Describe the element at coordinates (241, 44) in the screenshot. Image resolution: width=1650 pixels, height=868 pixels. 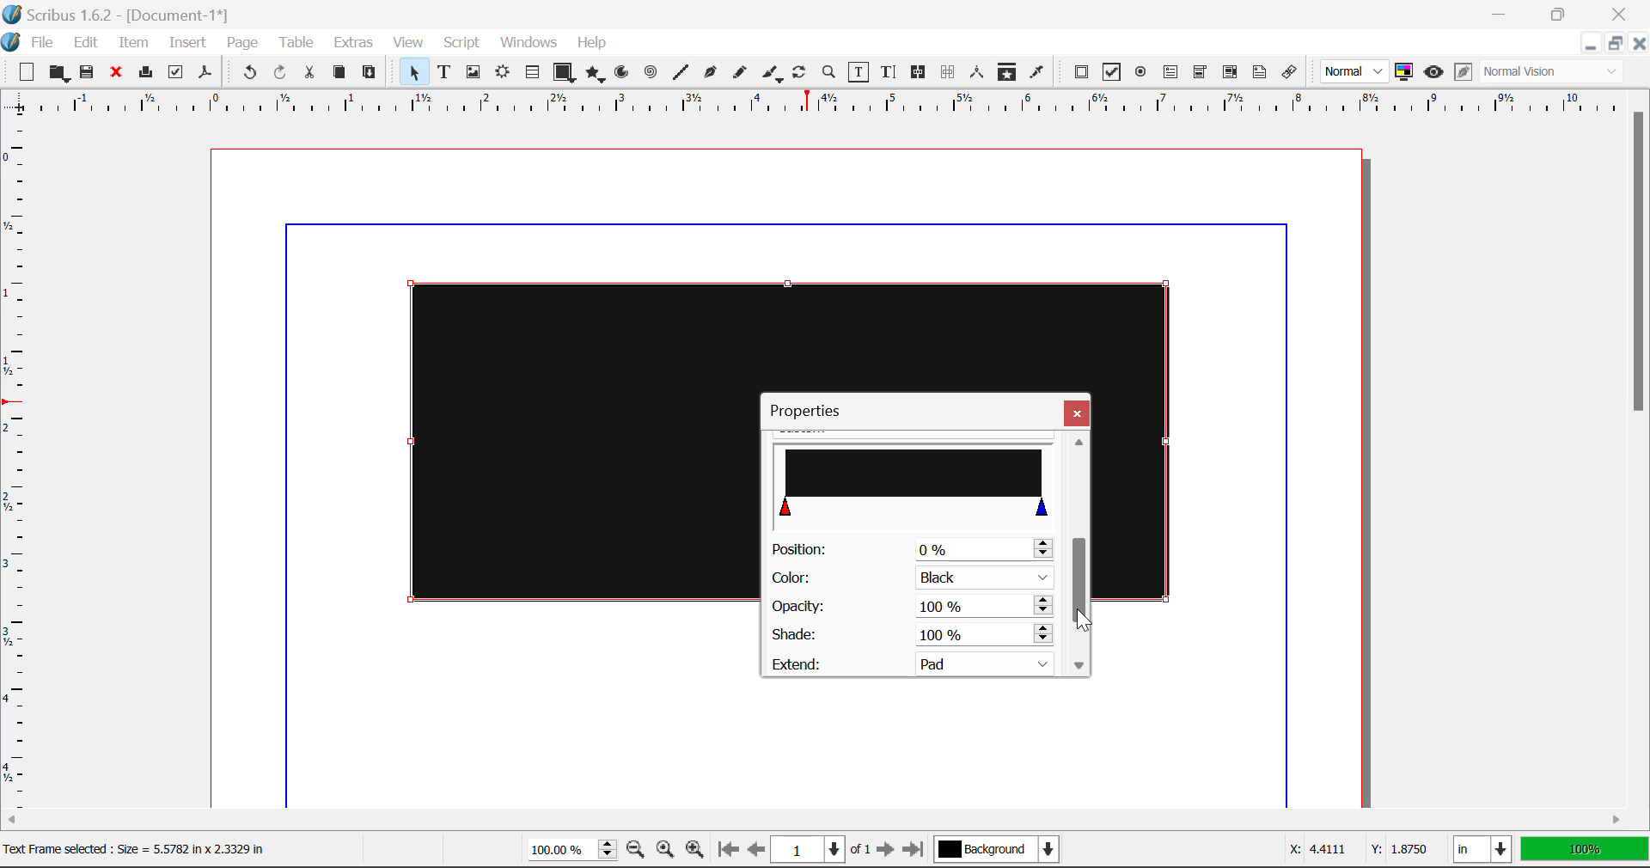
I see `Page` at that location.